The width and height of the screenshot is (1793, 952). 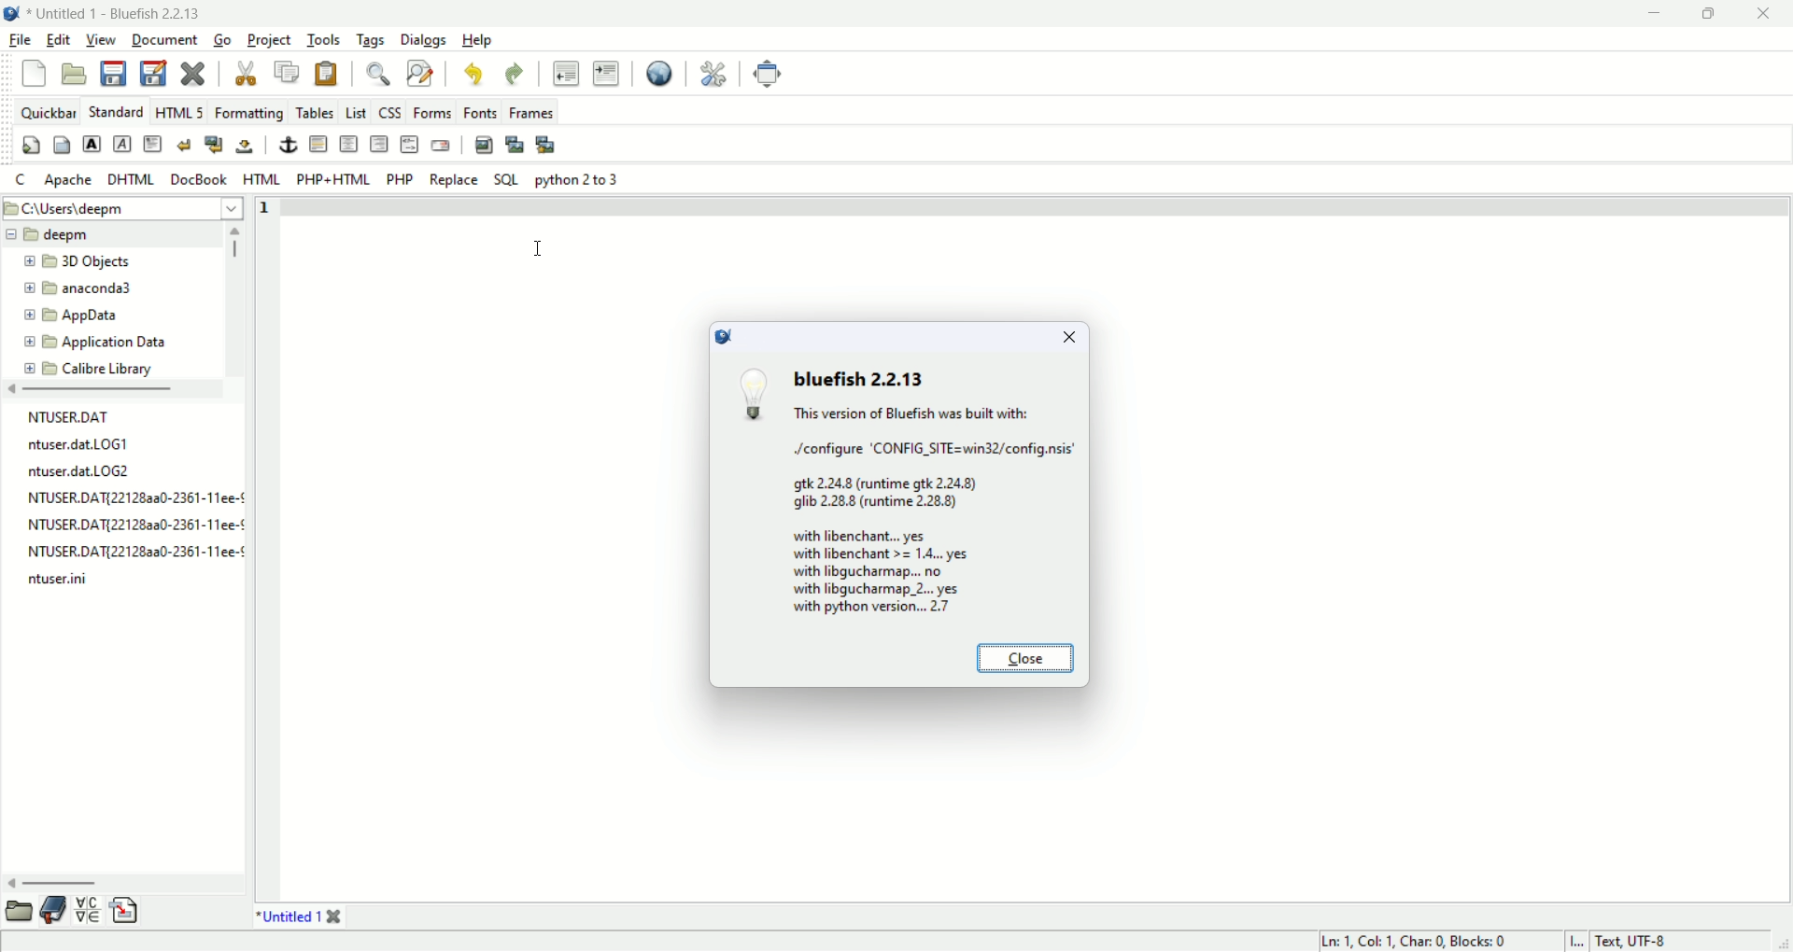 I want to click on close, so click(x=195, y=75).